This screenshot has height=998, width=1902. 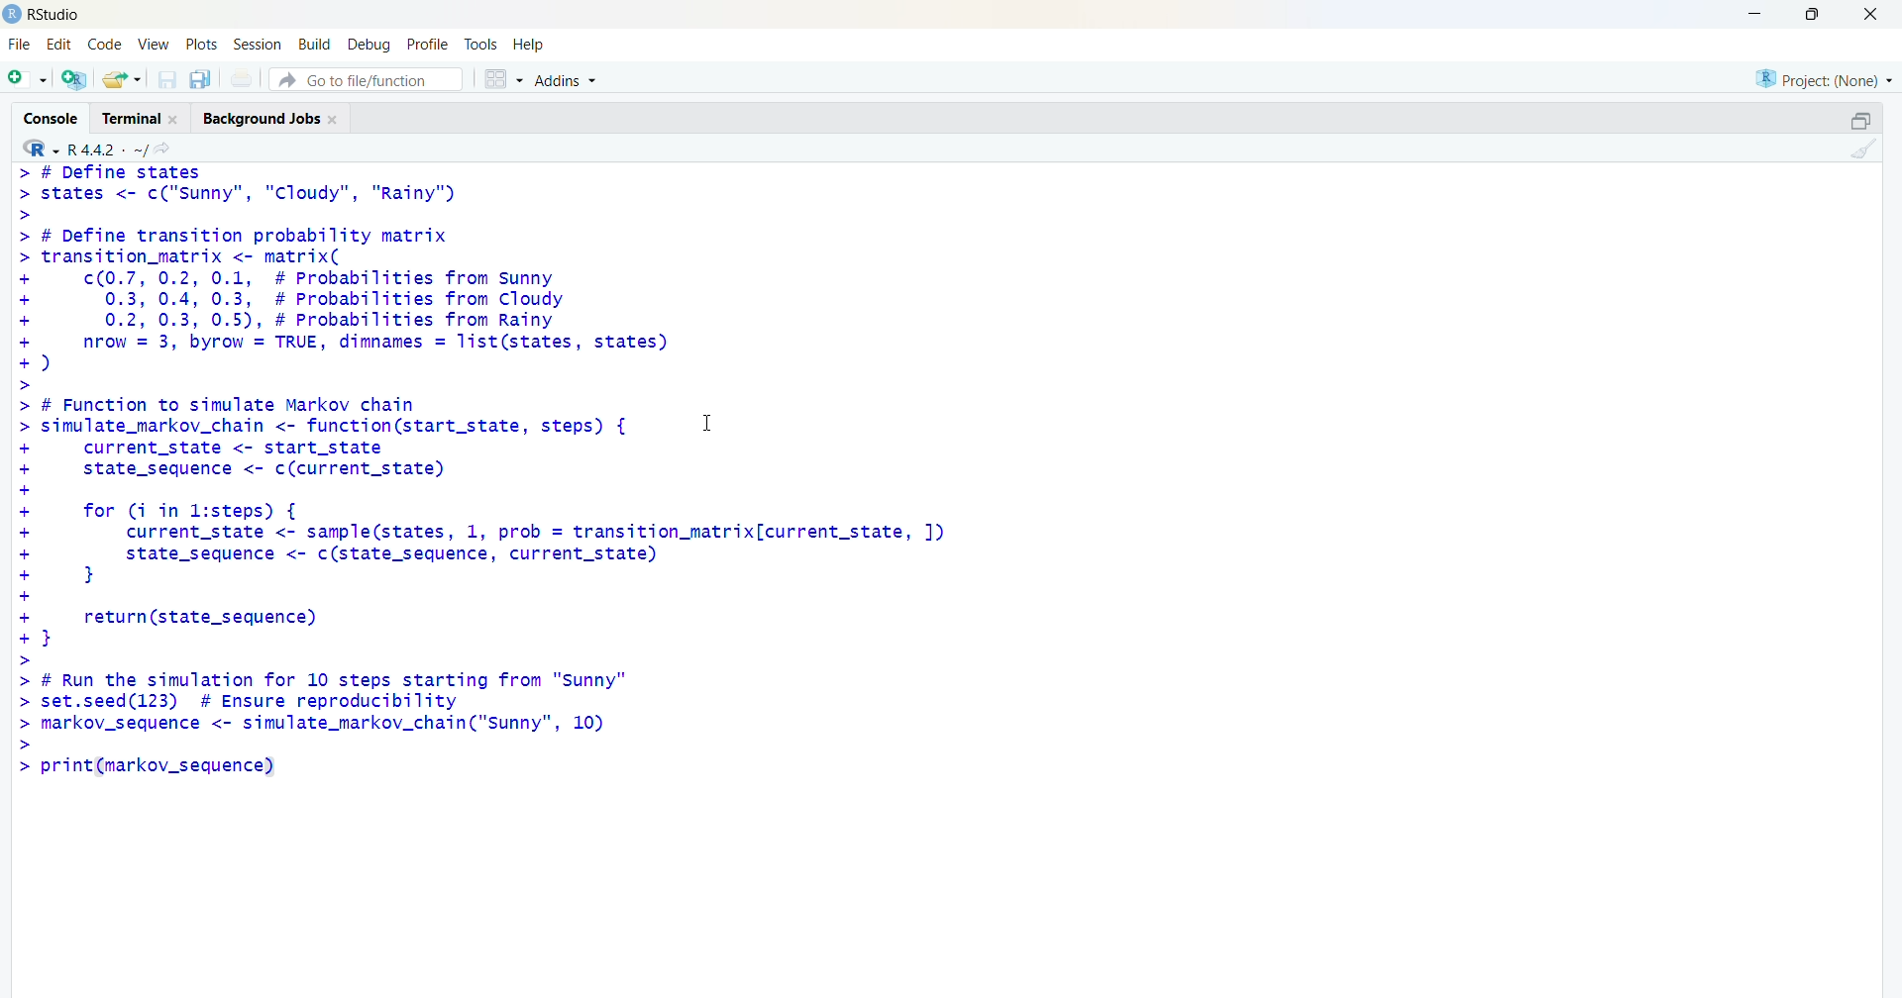 I want to click on close, so click(x=1870, y=15).